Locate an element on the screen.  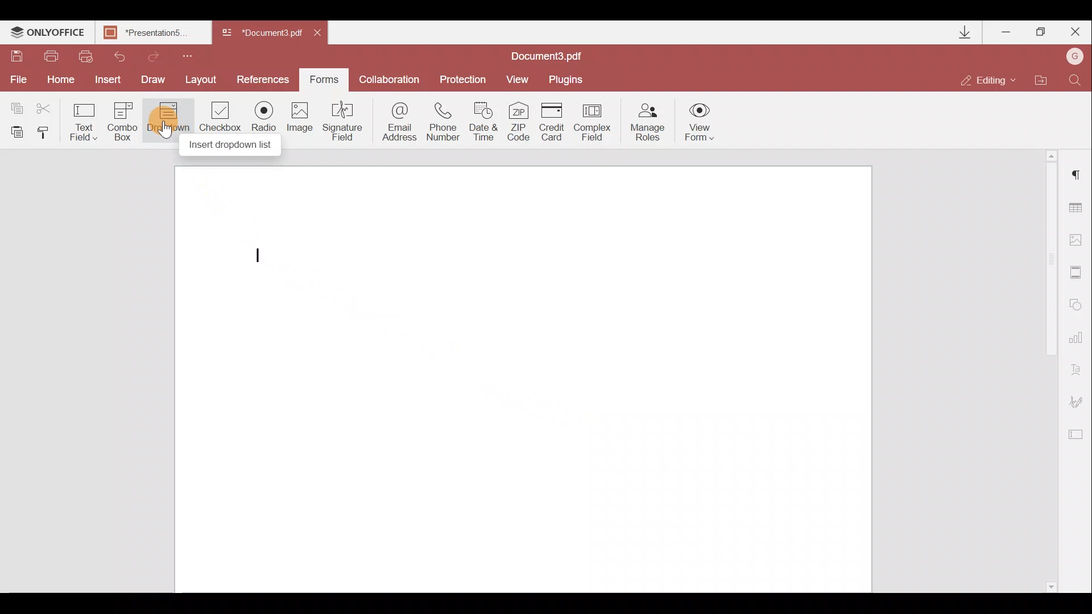
Layout is located at coordinates (204, 80).